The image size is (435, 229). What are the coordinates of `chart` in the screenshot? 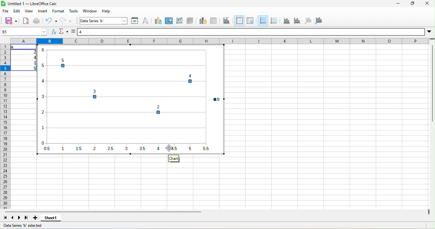 It's located at (174, 158).